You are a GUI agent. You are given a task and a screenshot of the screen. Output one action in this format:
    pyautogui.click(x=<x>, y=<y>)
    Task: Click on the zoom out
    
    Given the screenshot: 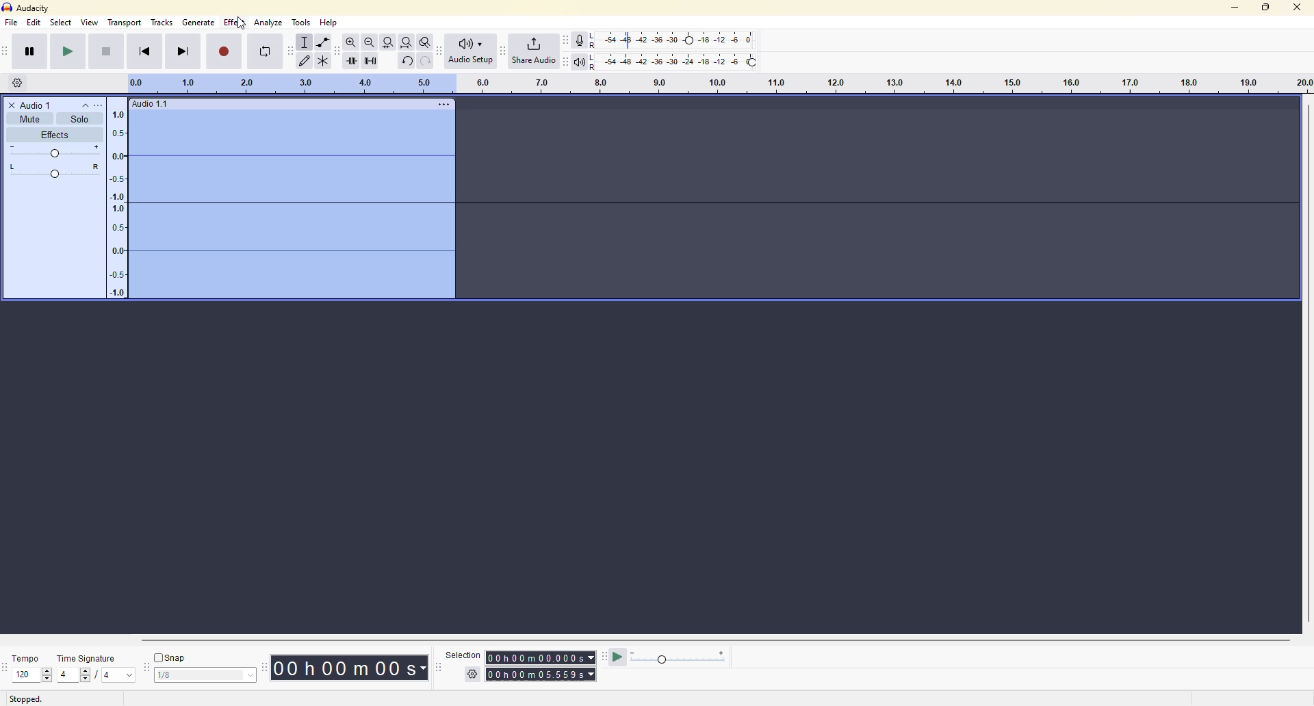 What is the action you would take?
    pyautogui.click(x=369, y=42)
    